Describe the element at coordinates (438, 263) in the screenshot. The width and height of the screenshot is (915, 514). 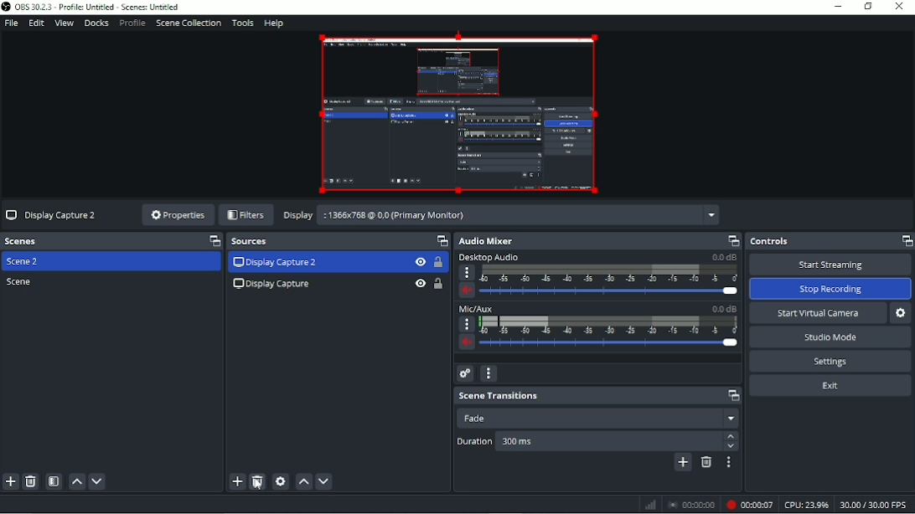
I see `Lock` at that location.